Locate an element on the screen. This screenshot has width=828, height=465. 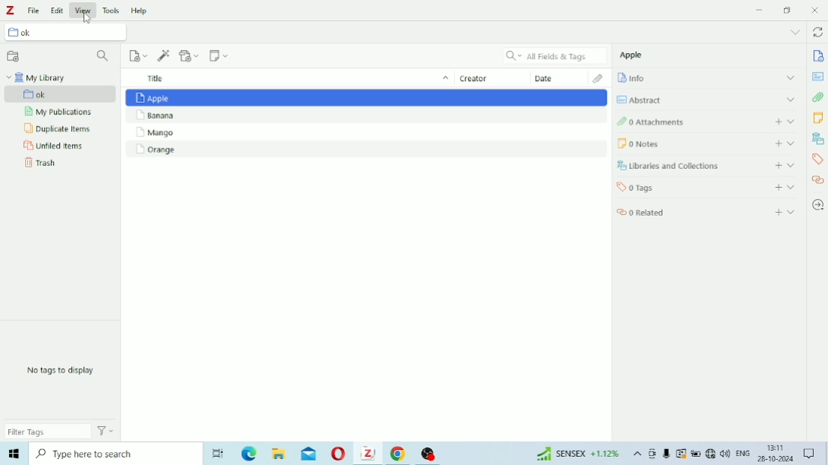
add is located at coordinates (776, 142).